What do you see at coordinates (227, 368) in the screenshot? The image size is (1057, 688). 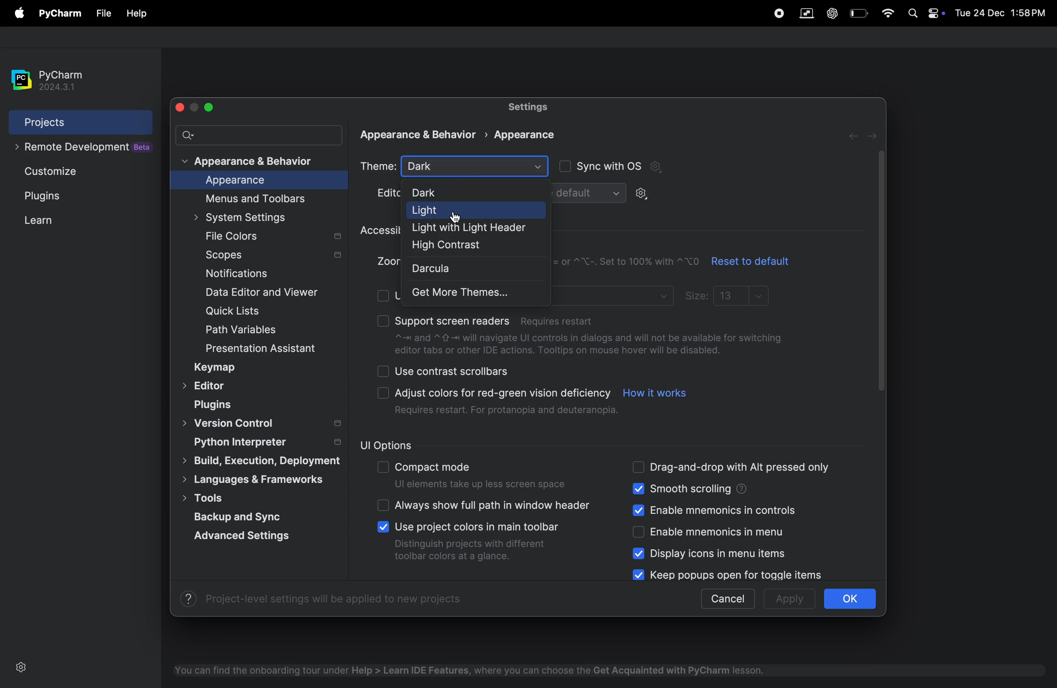 I see `keymap` at bounding box center [227, 368].